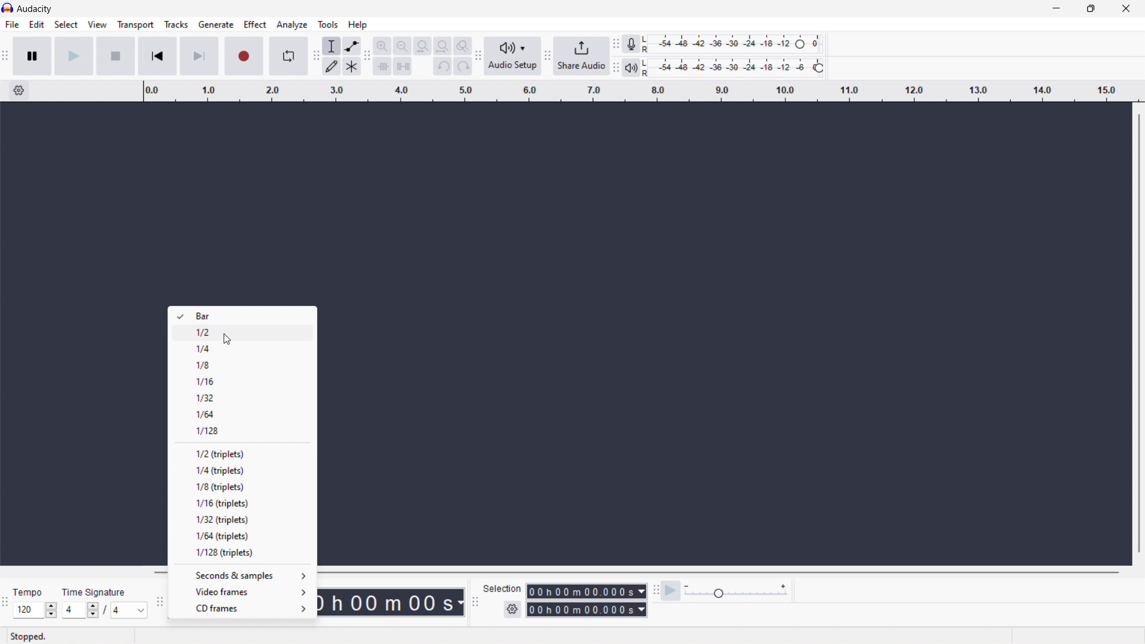  What do you see at coordinates (242, 414) in the screenshot?
I see `1/64` at bounding box center [242, 414].